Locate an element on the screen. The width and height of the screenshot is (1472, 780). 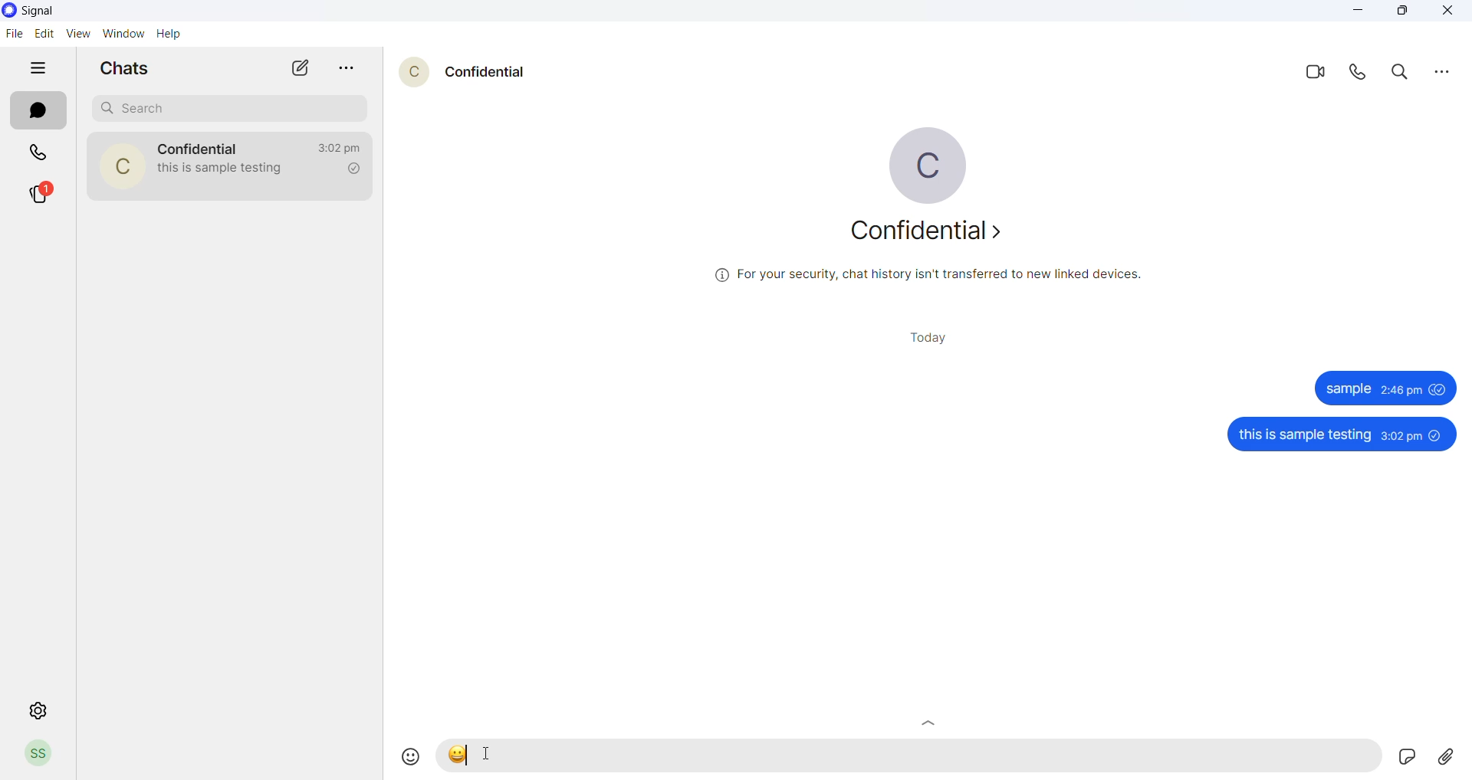
search in messages is located at coordinates (1398, 73).